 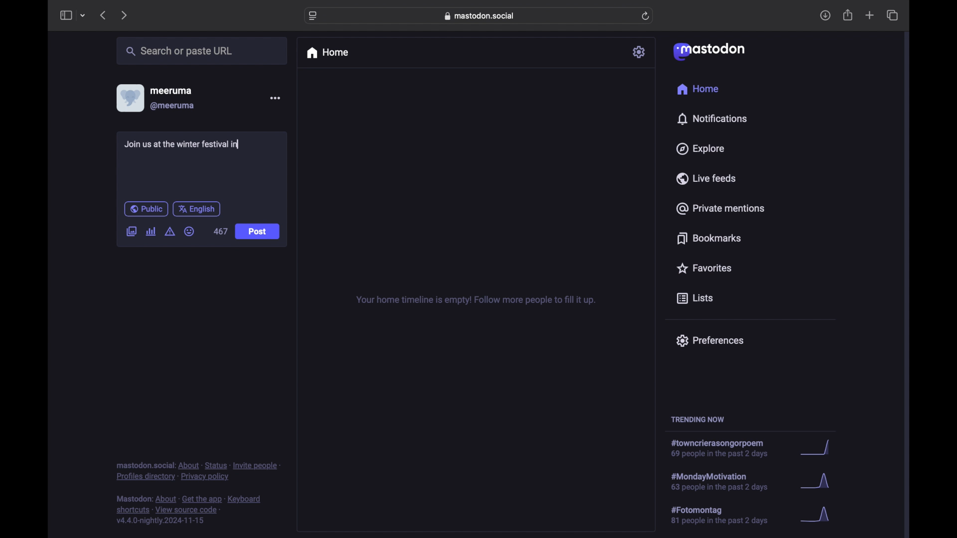 I want to click on home, so click(x=327, y=53).